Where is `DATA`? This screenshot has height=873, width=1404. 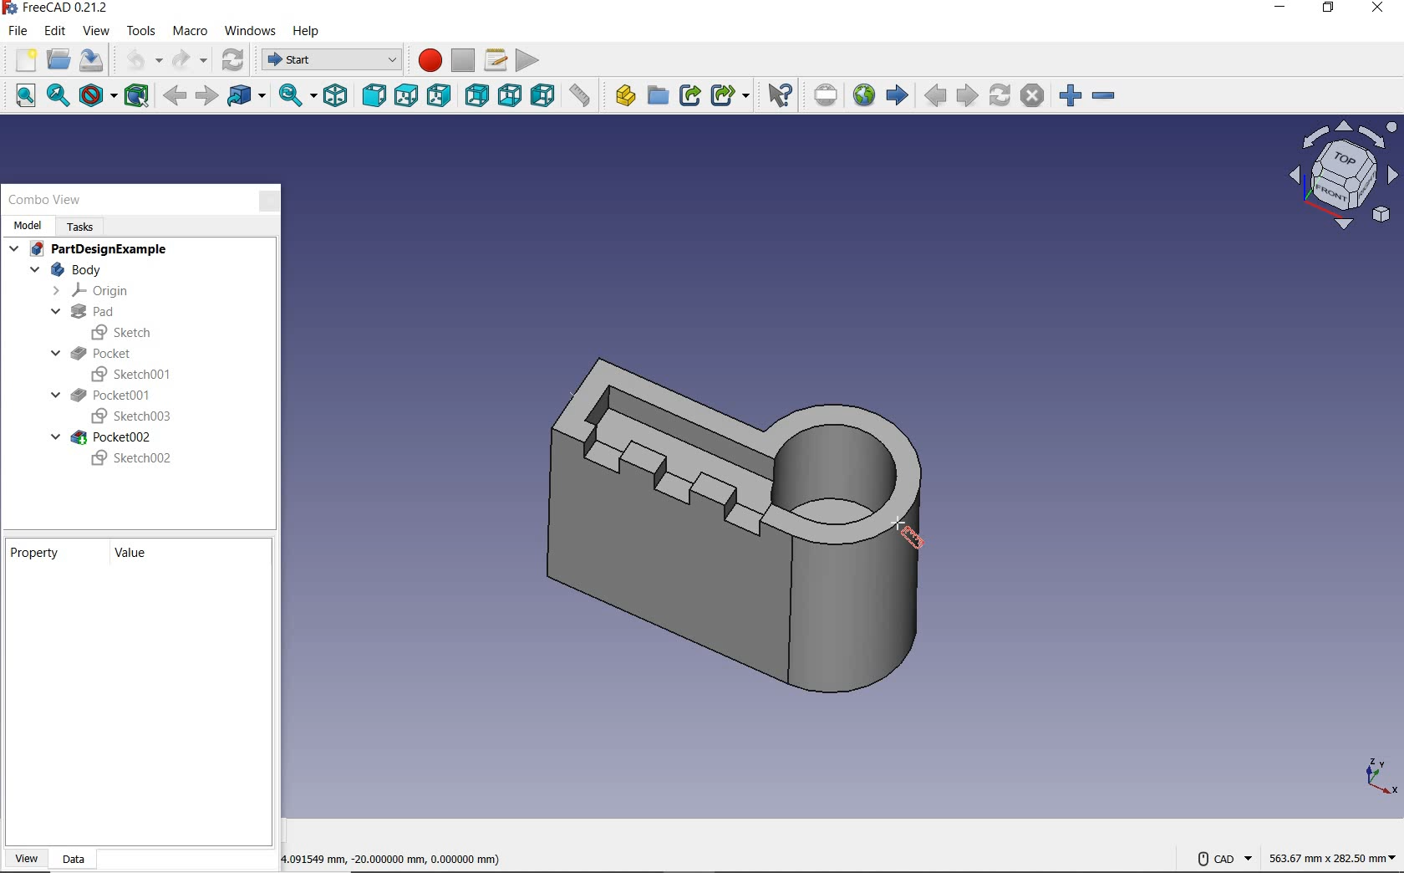
DATA is located at coordinates (74, 860).